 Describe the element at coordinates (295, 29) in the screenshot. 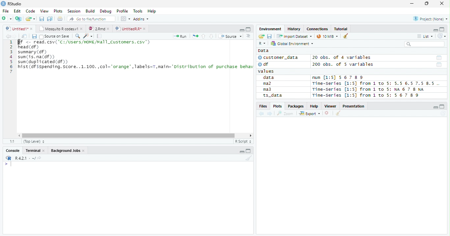

I see `History` at that location.